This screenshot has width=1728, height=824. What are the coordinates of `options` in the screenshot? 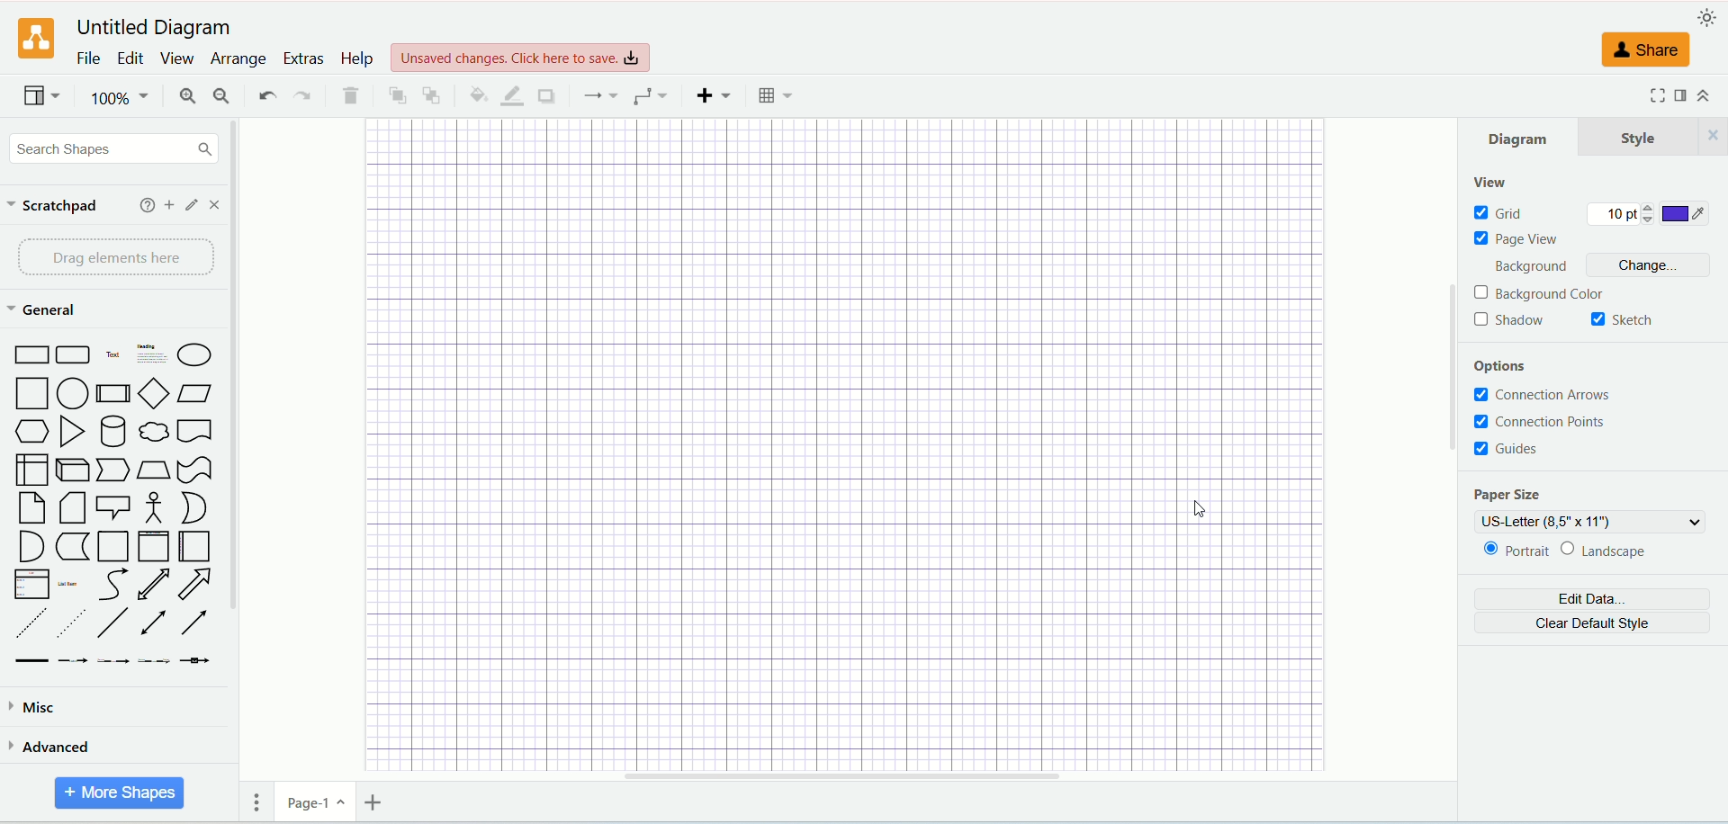 It's located at (1502, 367).